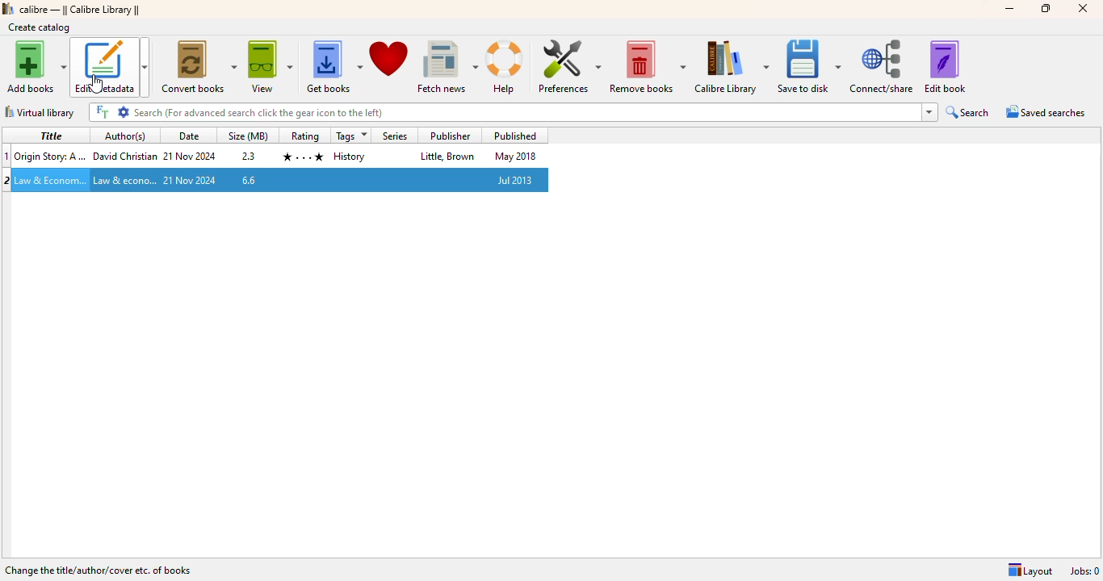 This screenshot has height=581, width=1103. Describe the element at coordinates (124, 154) in the screenshot. I see `Author` at that location.